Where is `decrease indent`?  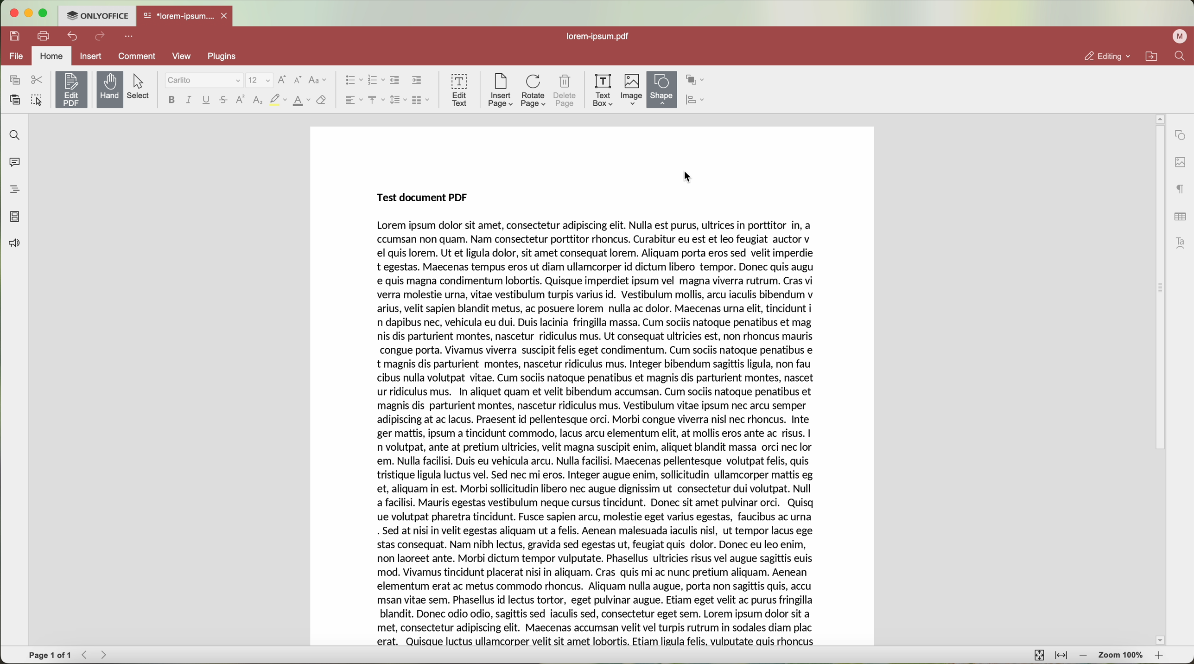 decrease indent is located at coordinates (395, 80).